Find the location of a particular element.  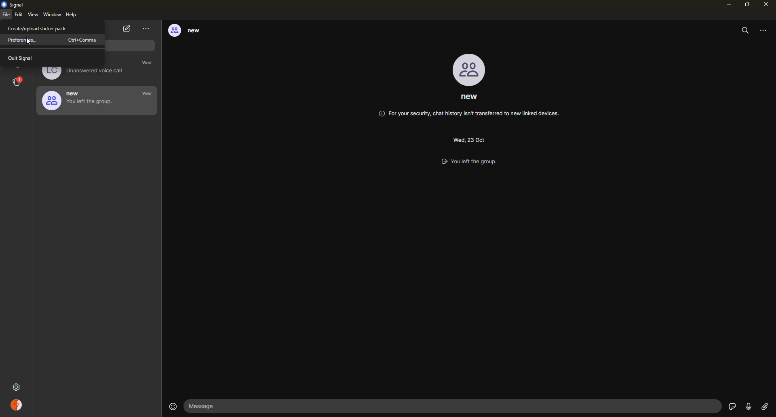

record is located at coordinates (748, 406).